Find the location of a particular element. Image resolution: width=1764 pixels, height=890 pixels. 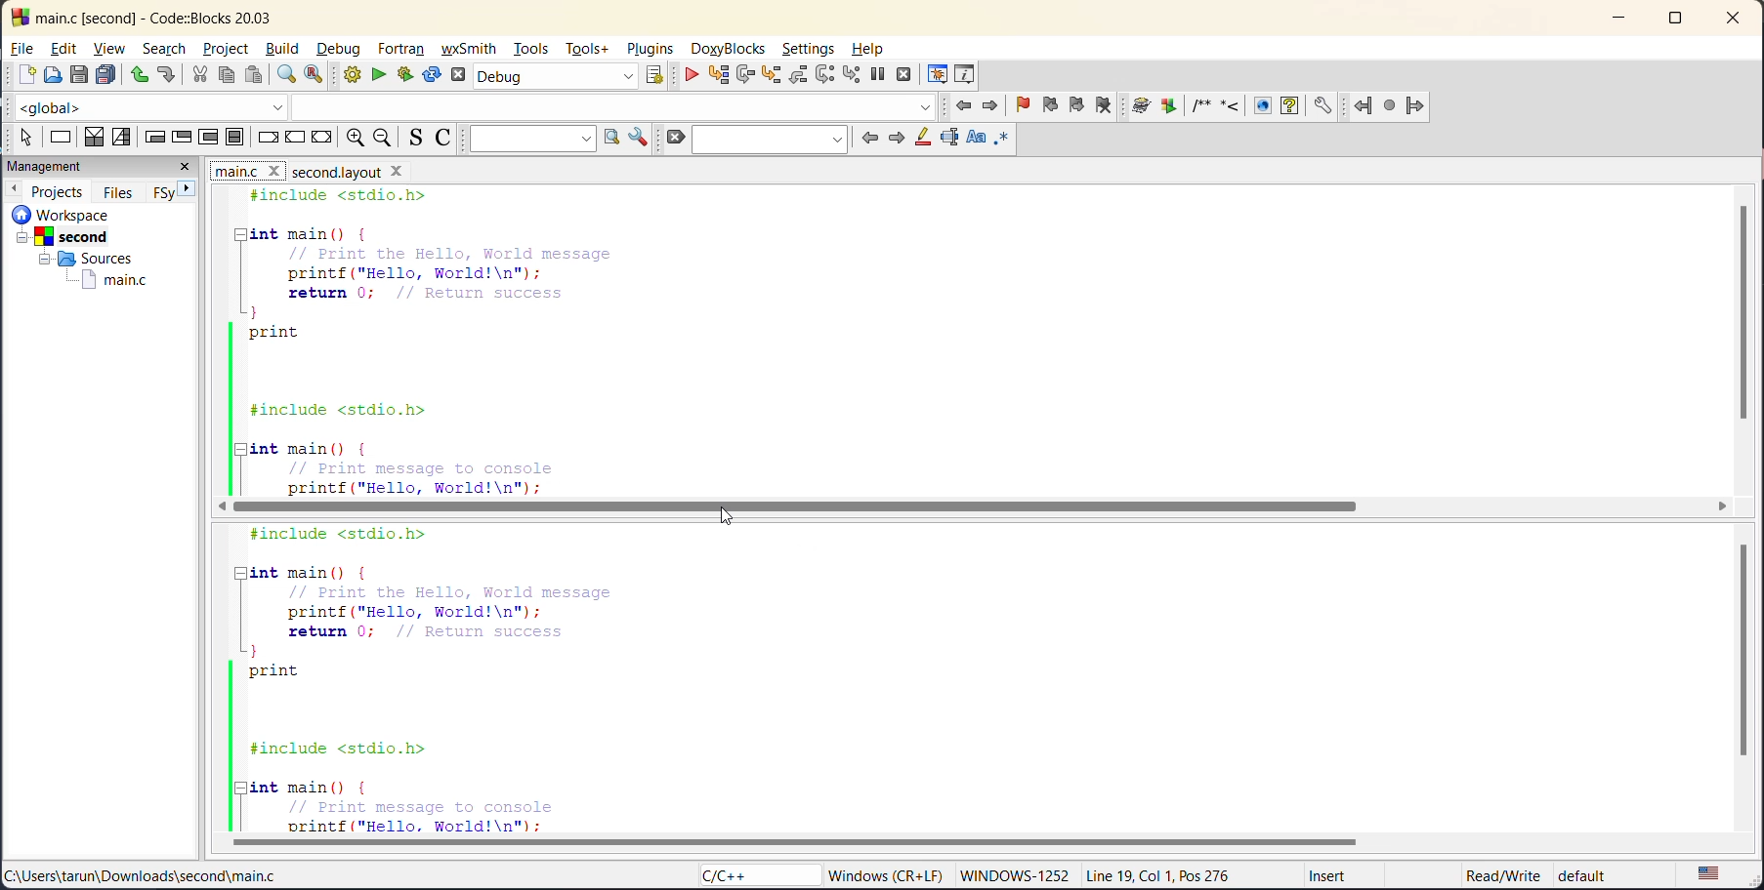

clear bookmark is located at coordinates (1110, 107).